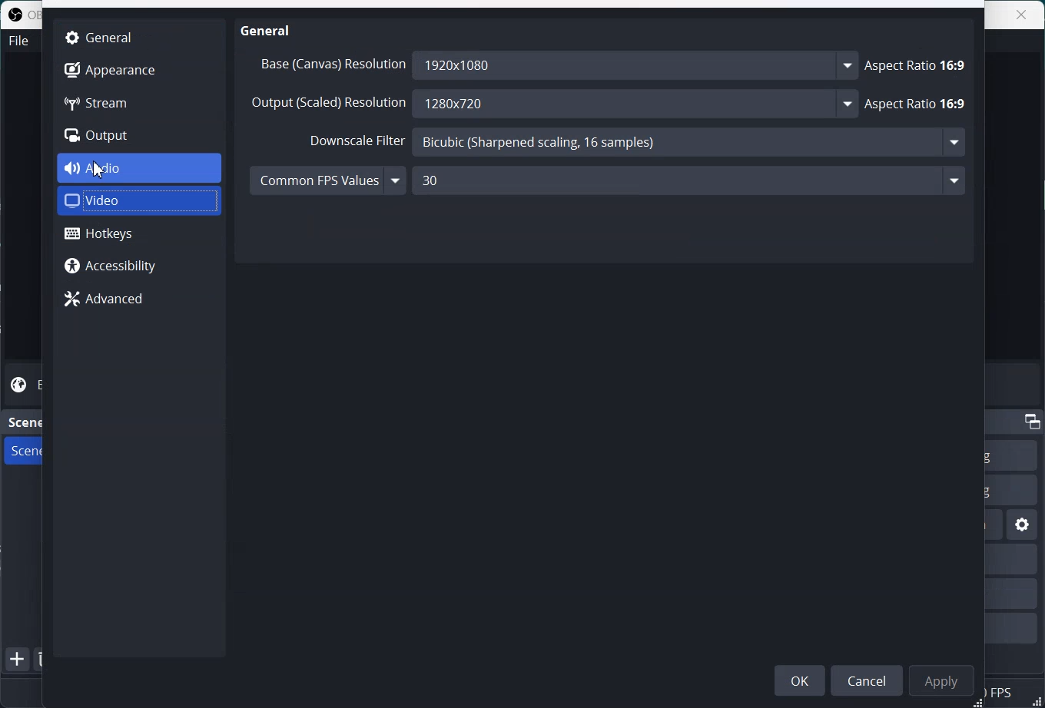 Image resolution: width=1045 pixels, height=708 pixels. I want to click on Stream, so click(109, 102).